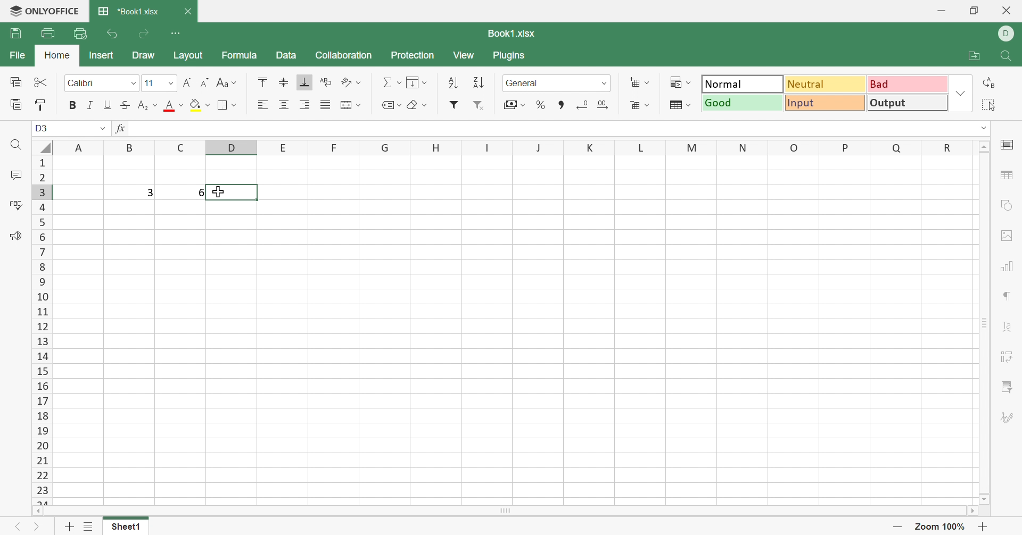  What do you see at coordinates (286, 104) in the screenshot?
I see `Align center` at bounding box center [286, 104].